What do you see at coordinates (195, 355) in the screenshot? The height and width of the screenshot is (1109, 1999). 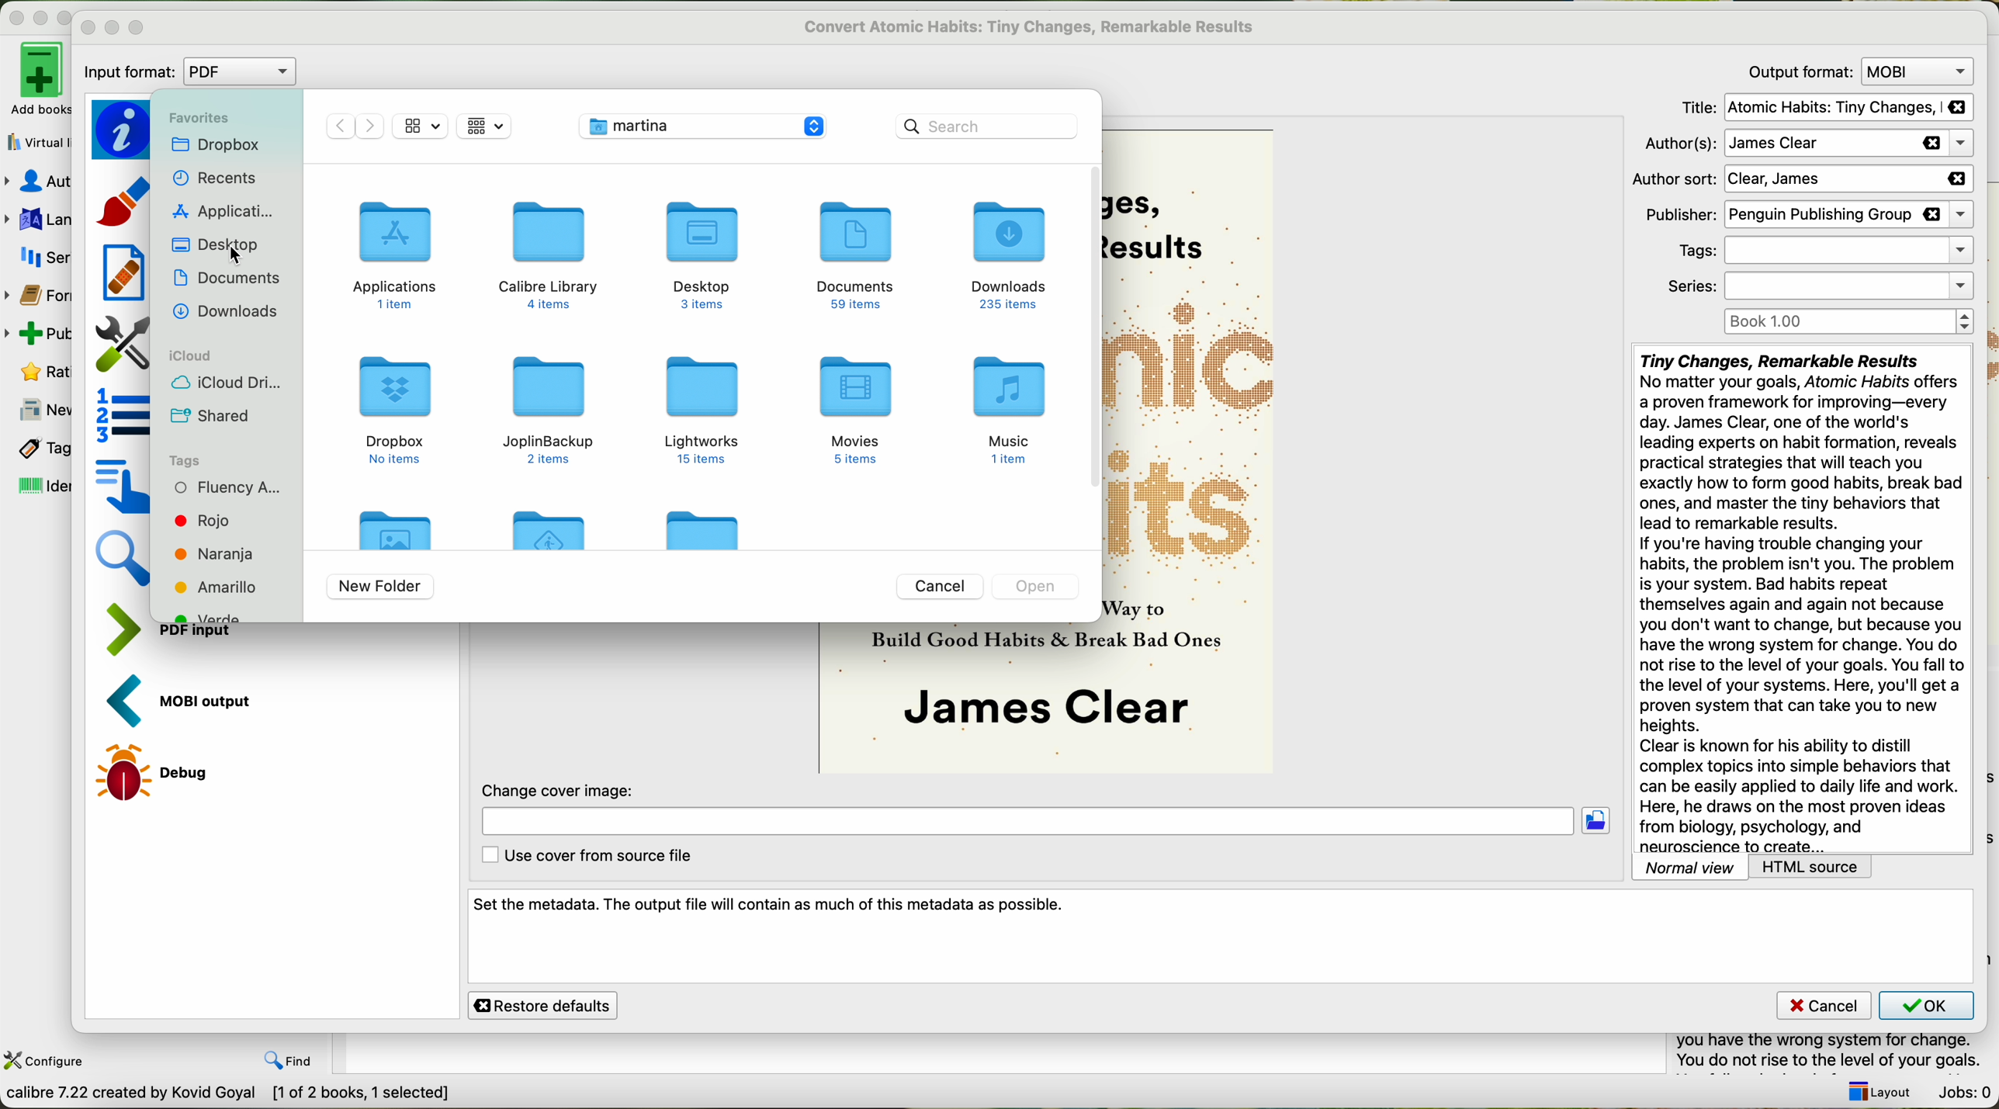 I see `icloud` at bounding box center [195, 355].